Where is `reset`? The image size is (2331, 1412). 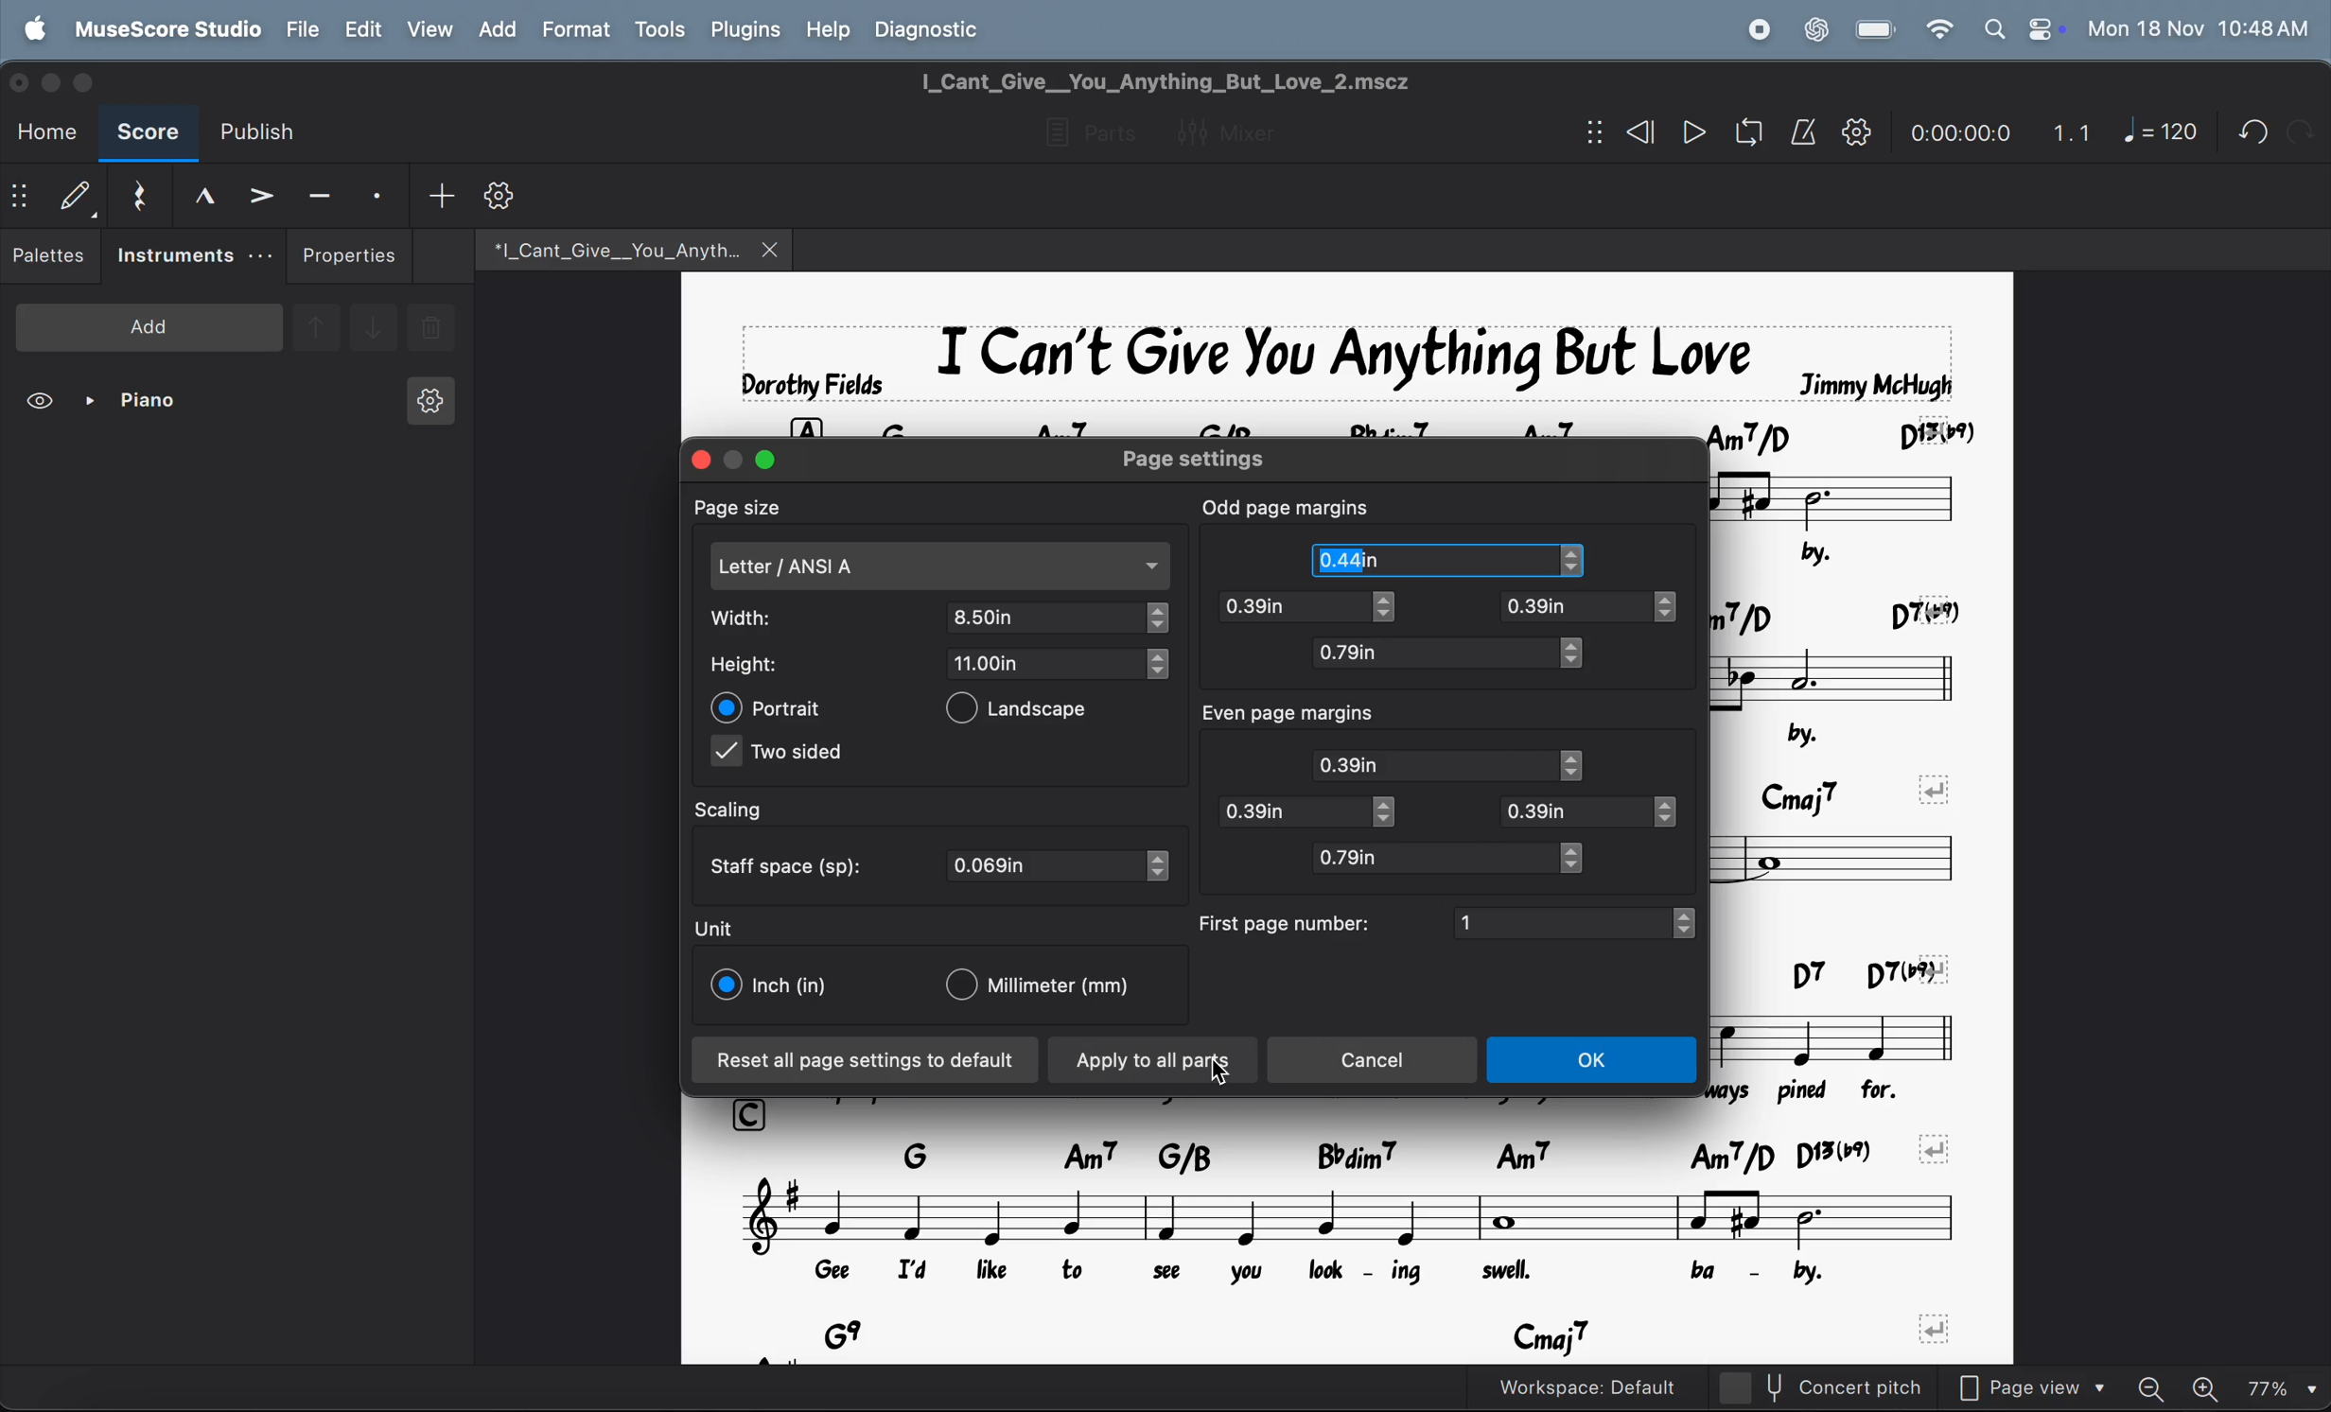 reset is located at coordinates (137, 192).